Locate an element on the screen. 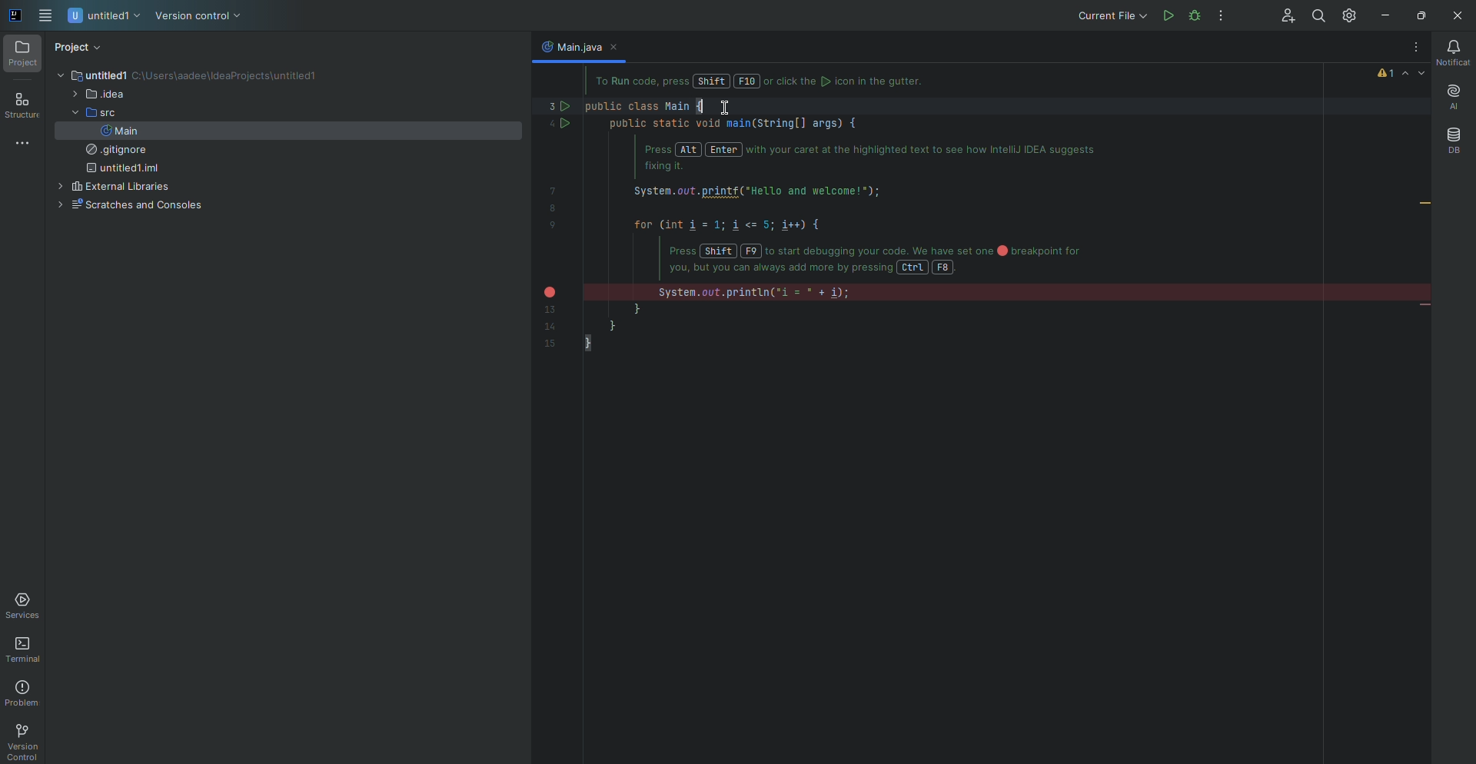 Image resolution: width=1476 pixels, height=764 pixels. Options is located at coordinates (1411, 48).